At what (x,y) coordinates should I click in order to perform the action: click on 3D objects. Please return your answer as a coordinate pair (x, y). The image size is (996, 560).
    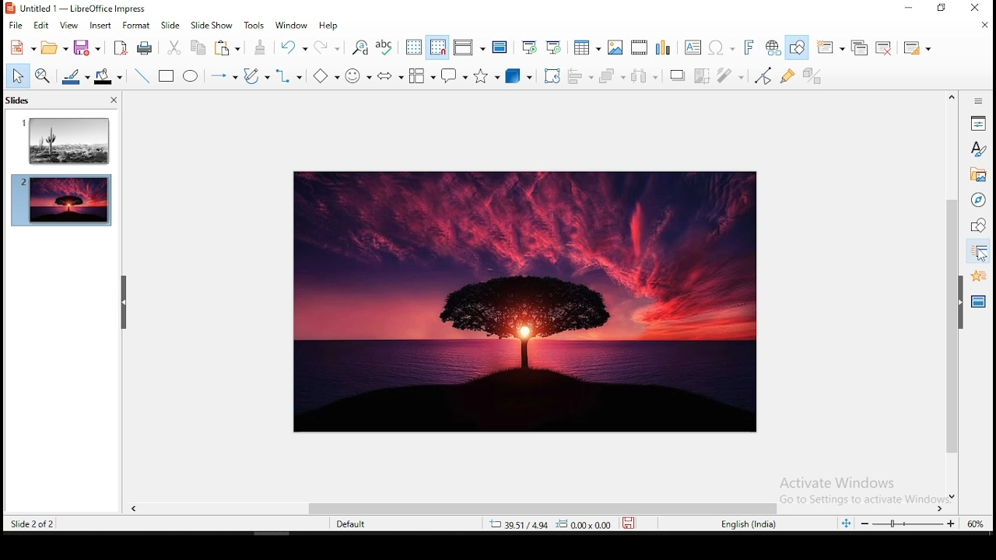
    Looking at the image, I should click on (517, 77).